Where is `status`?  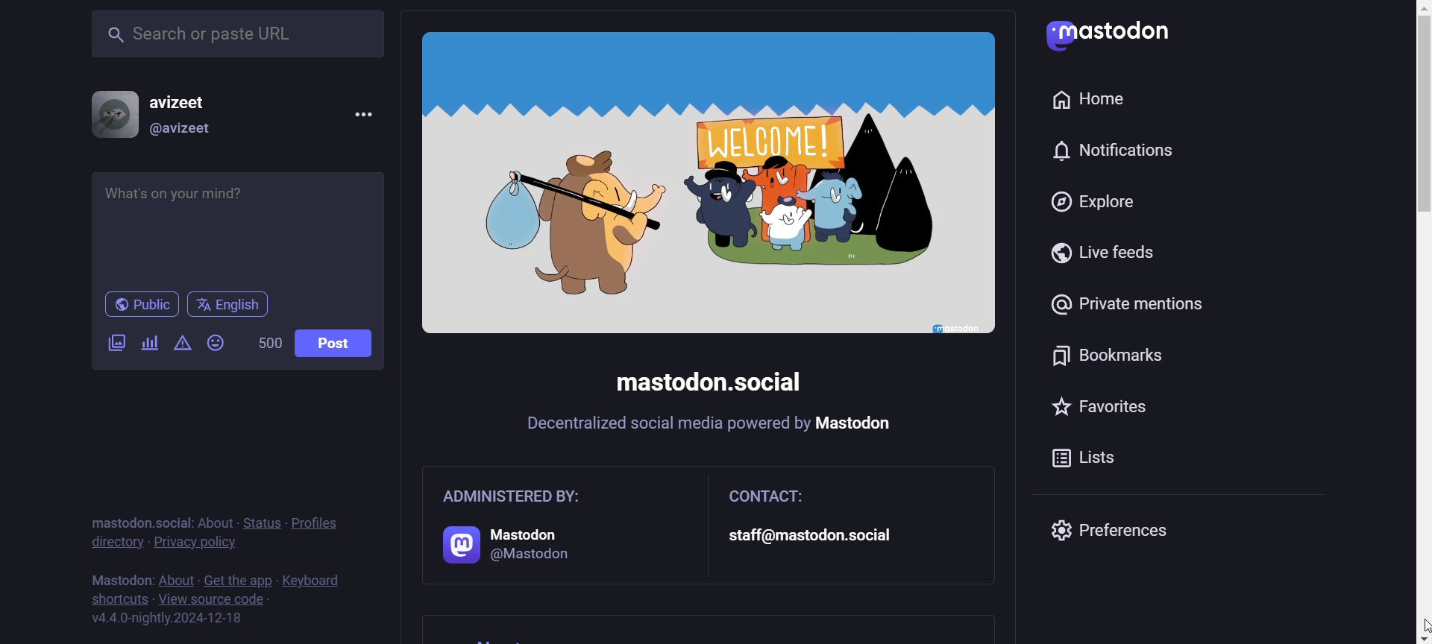 status is located at coordinates (262, 522).